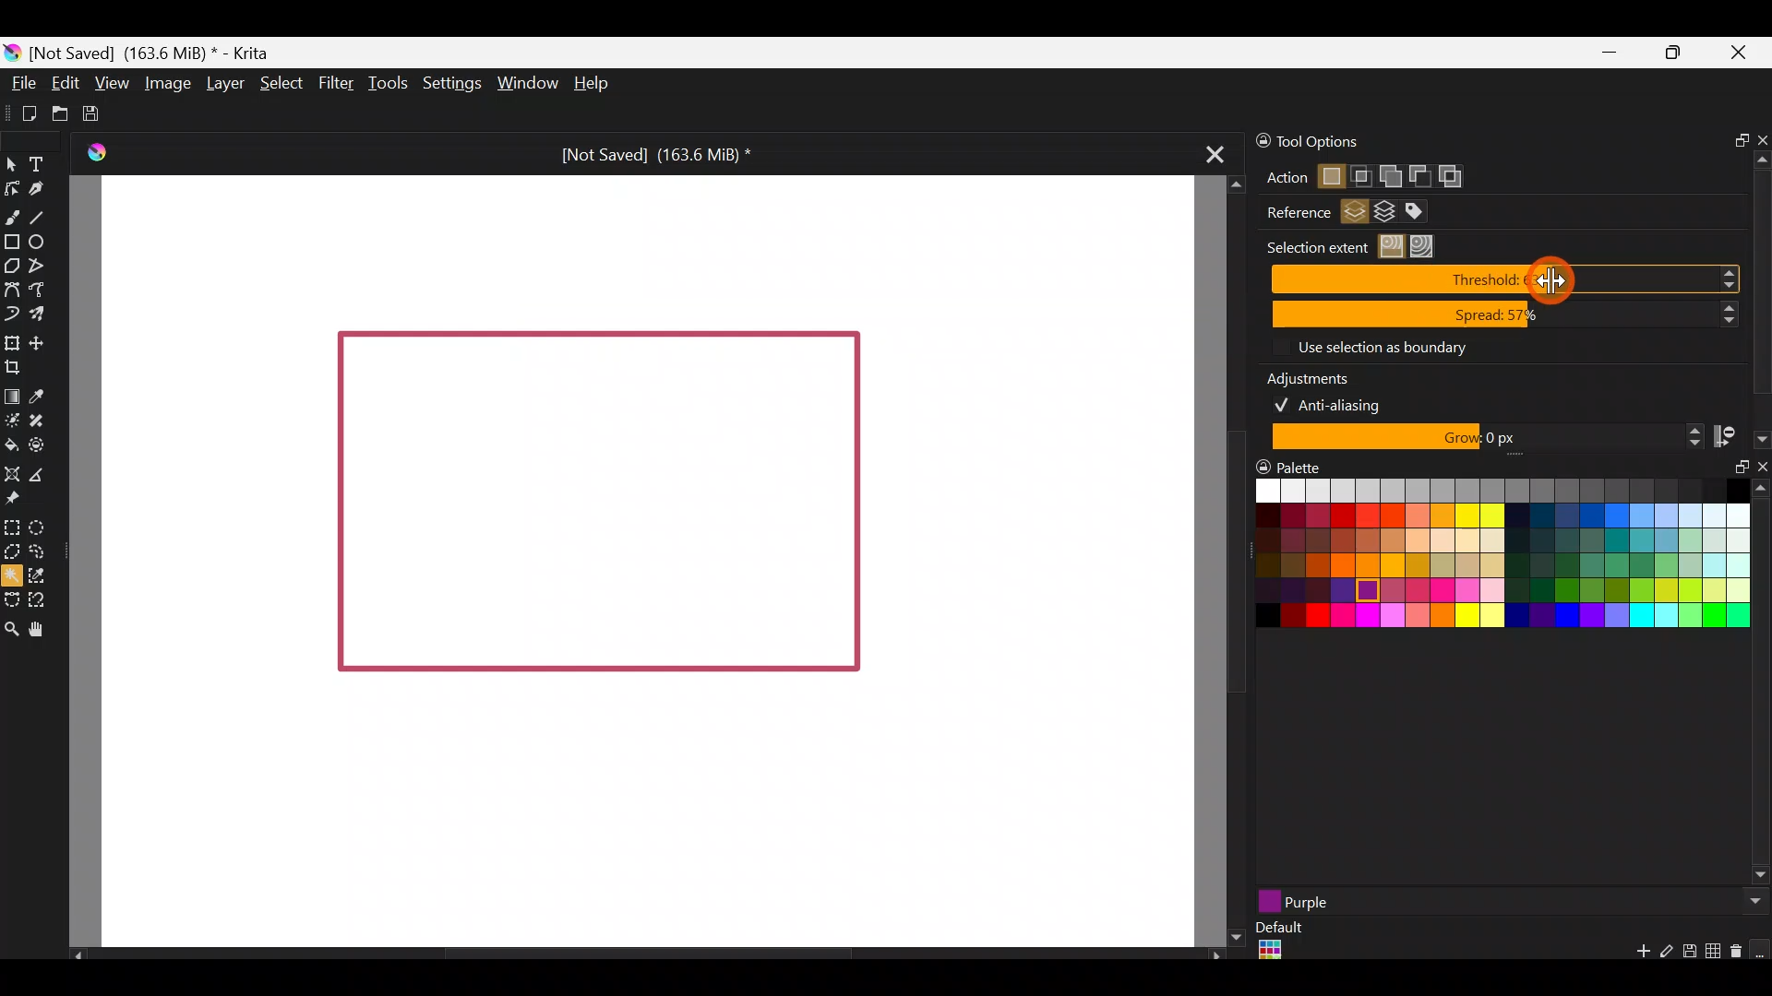 This screenshot has width=1772, height=996. What do you see at coordinates (1734, 137) in the screenshot?
I see `Float docker` at bounding box center [1734, 137].